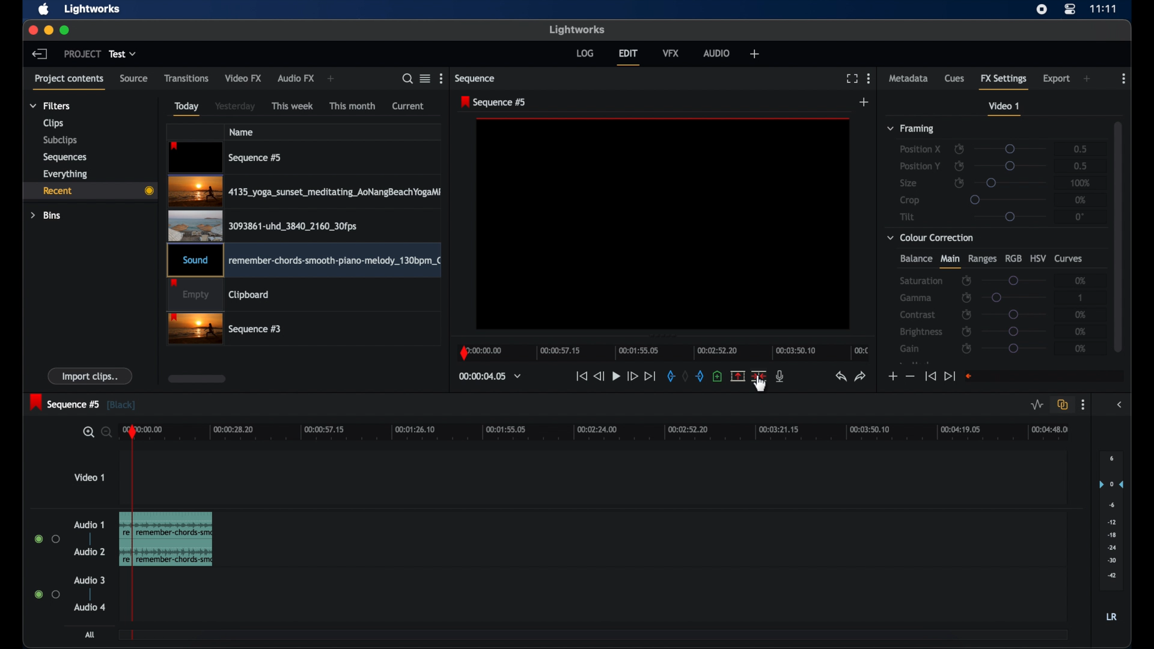  What do you see at coordinates (1083, 405) in the screenshot?
I see `more options` at bounding box center [1083, 405].